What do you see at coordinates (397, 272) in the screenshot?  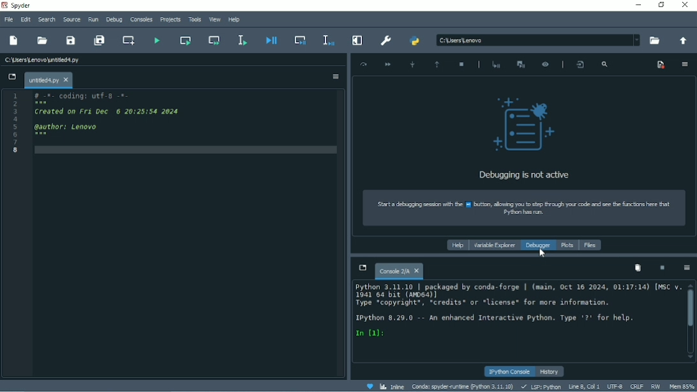 I see `Console` at bounding box center [397, 272].